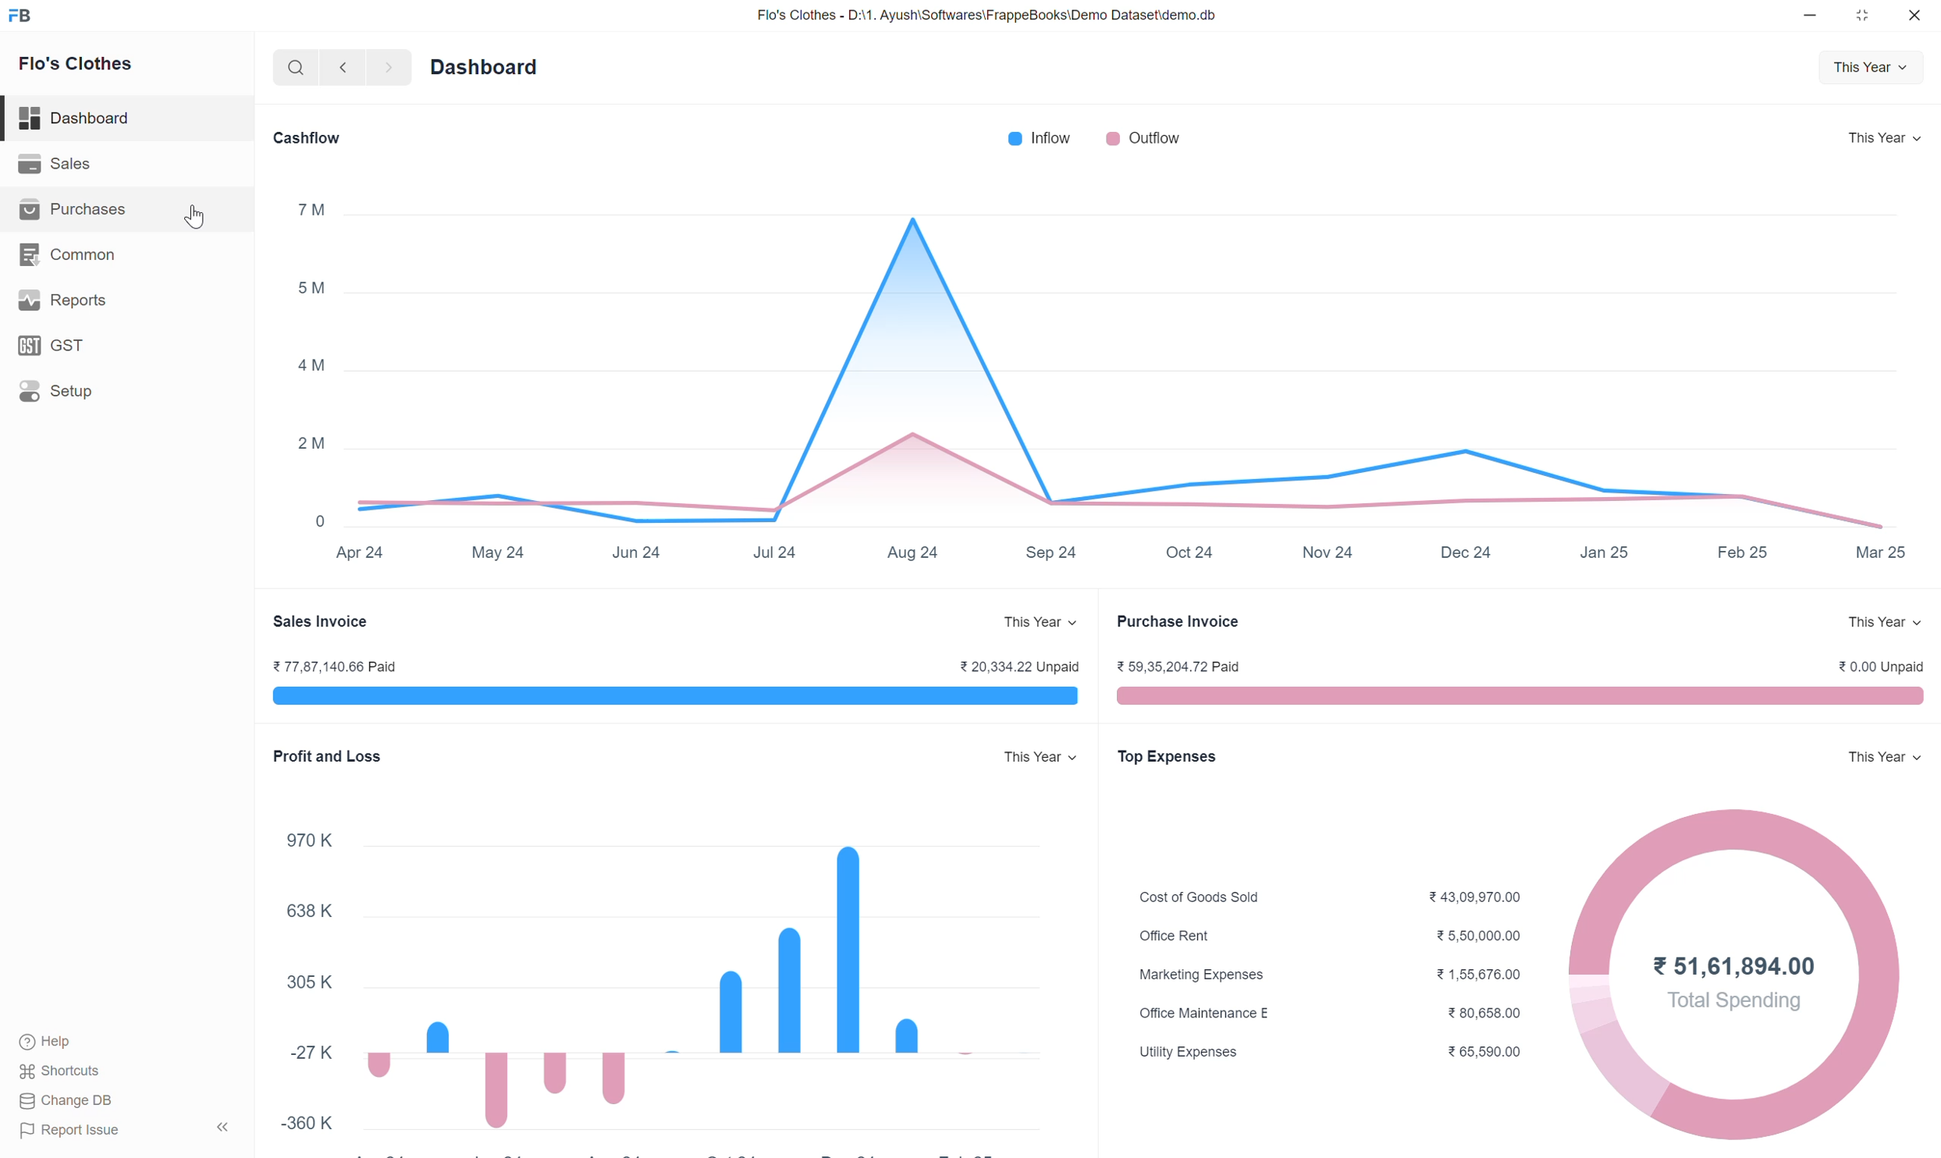  I want to click on GST, so click(52, 345).